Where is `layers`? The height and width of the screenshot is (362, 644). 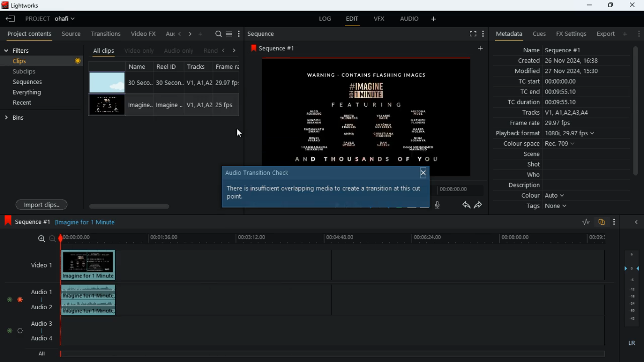 layers is located at coordinates (633, 288).